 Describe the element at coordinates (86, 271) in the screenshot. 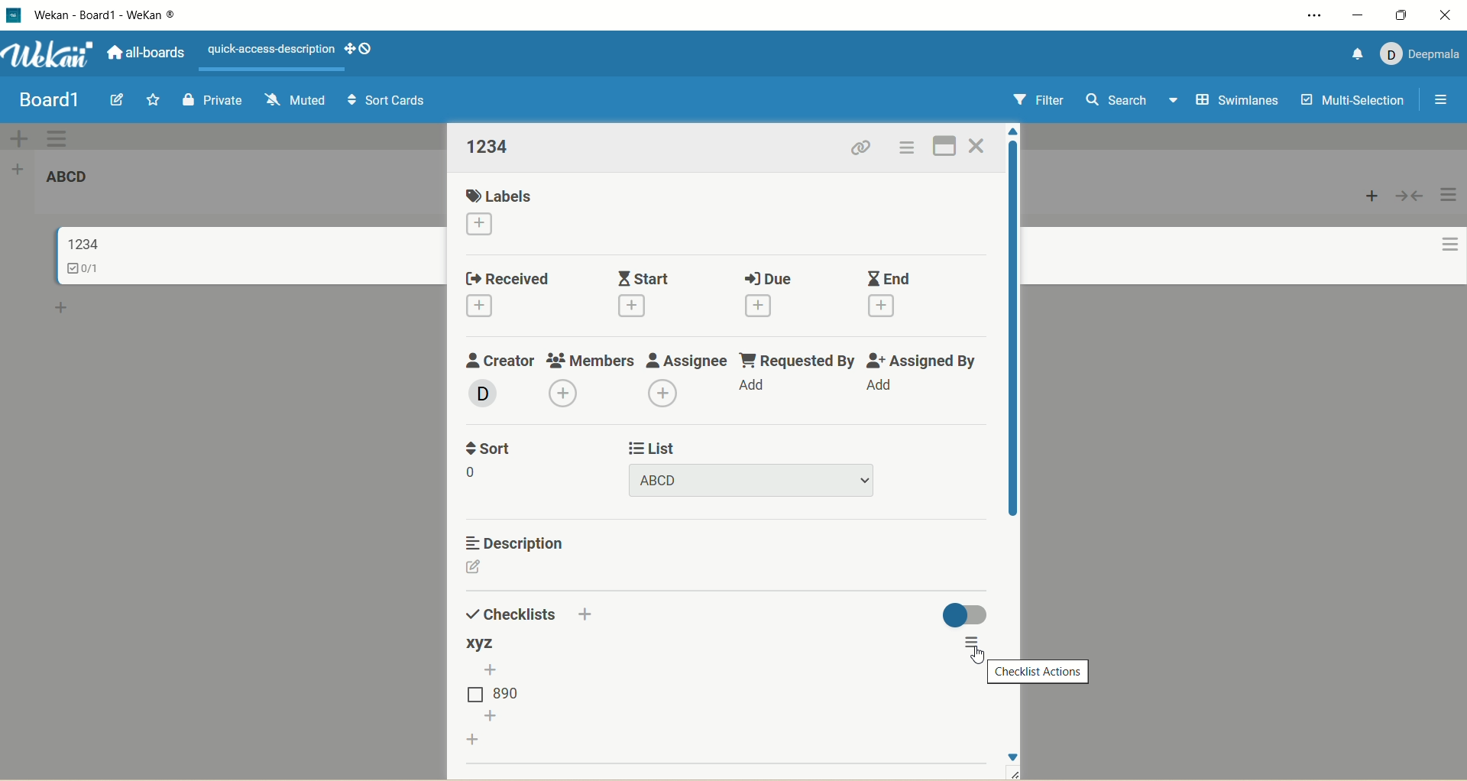

I see `checklist` at that location.